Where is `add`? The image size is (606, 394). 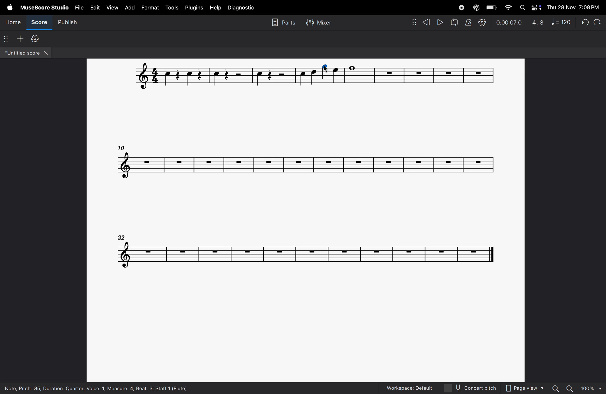
add is located at coordinates (19, 38).